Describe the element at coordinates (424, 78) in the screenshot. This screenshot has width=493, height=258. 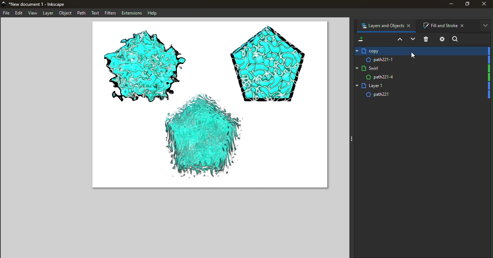
I see `Layer` at that location.